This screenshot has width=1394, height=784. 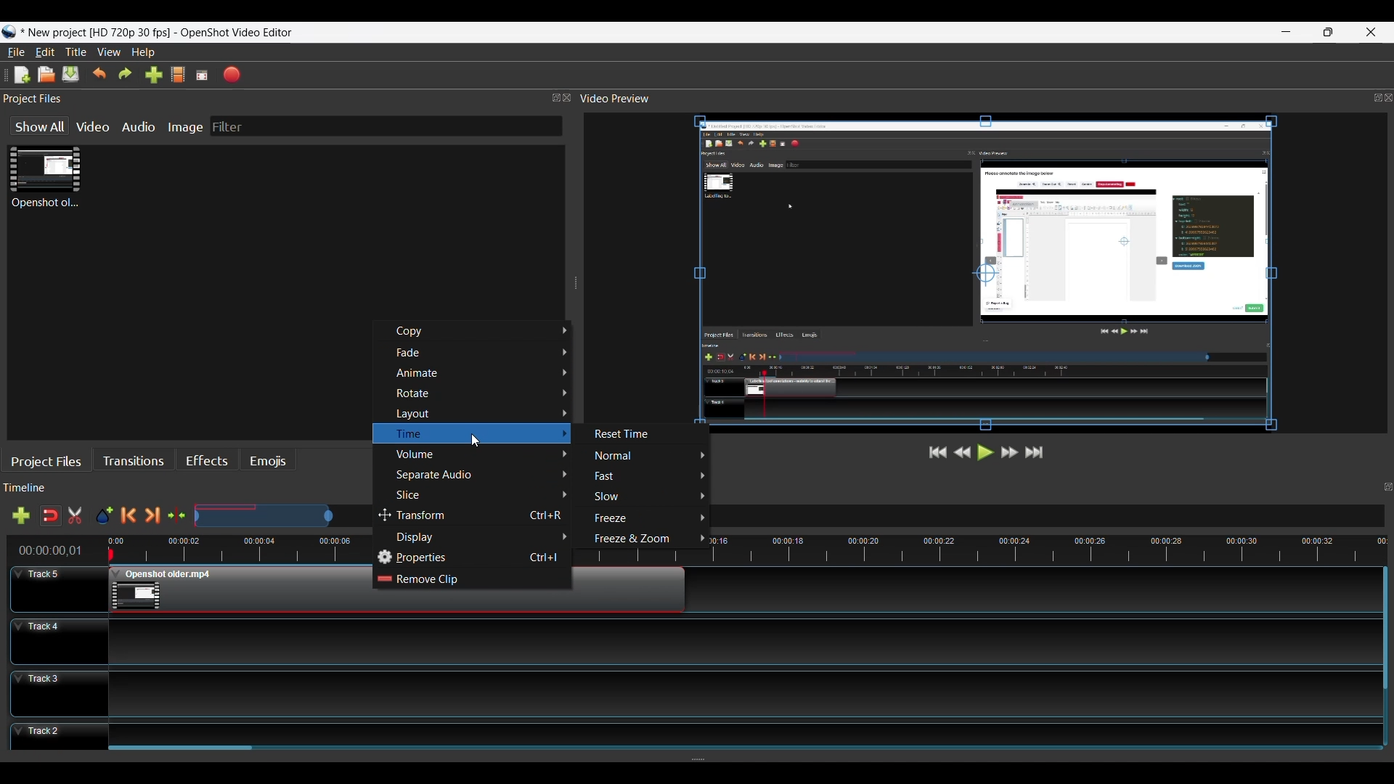 What do you see at coordinates (232, 590) in the screenshot?
I see `Clip at Track Panel` at bounding box center [232, 590].